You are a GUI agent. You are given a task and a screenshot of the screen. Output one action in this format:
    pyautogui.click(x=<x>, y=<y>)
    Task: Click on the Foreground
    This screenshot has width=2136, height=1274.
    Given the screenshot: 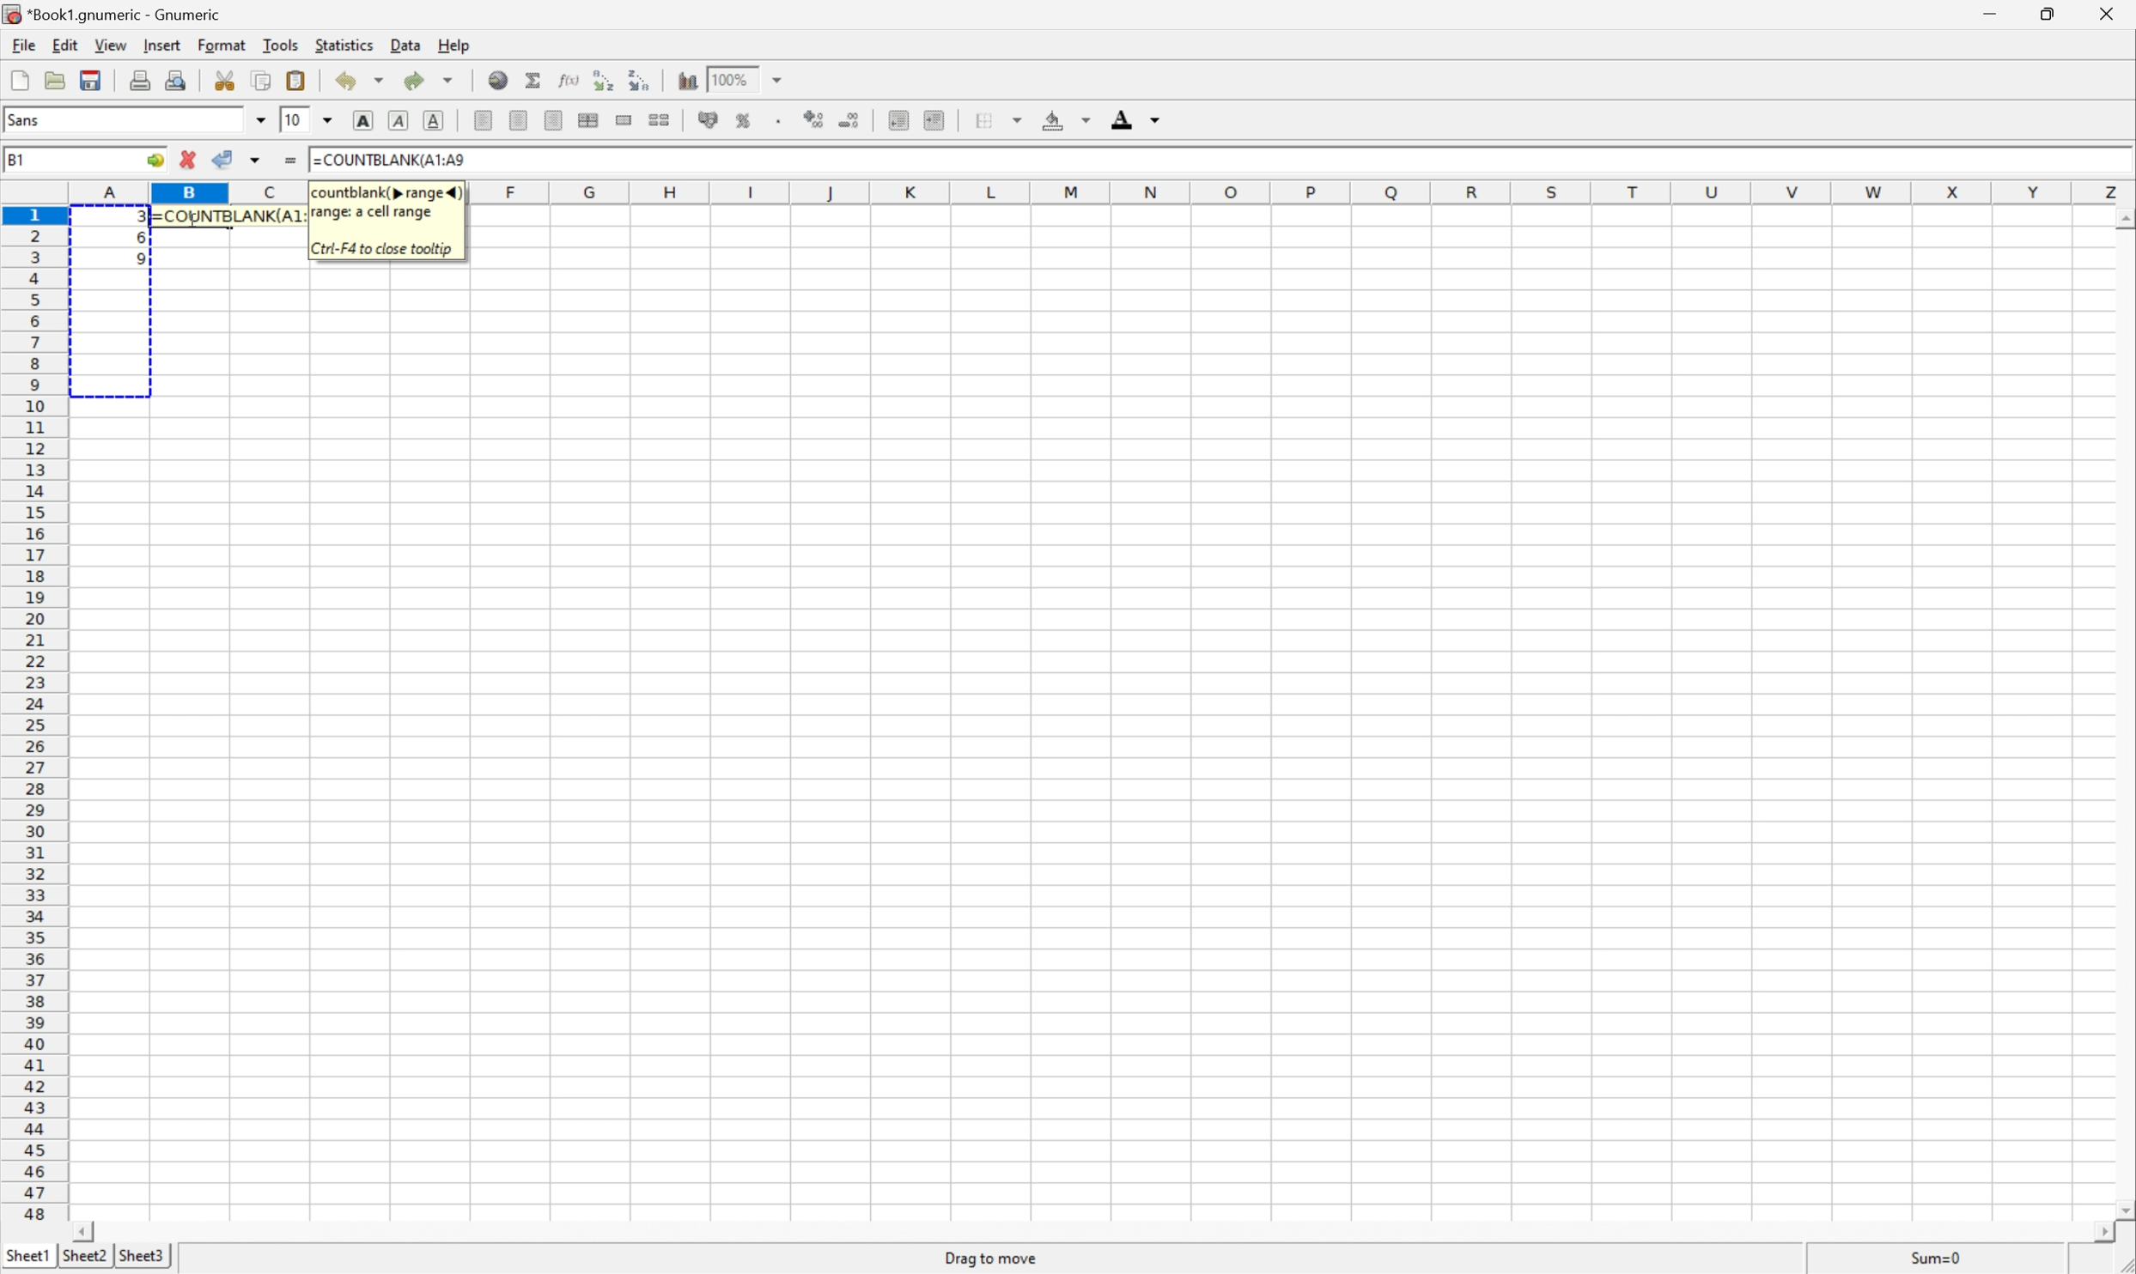 What is the action you would take?
    pyautogui.click(x=1134, y=119)
    